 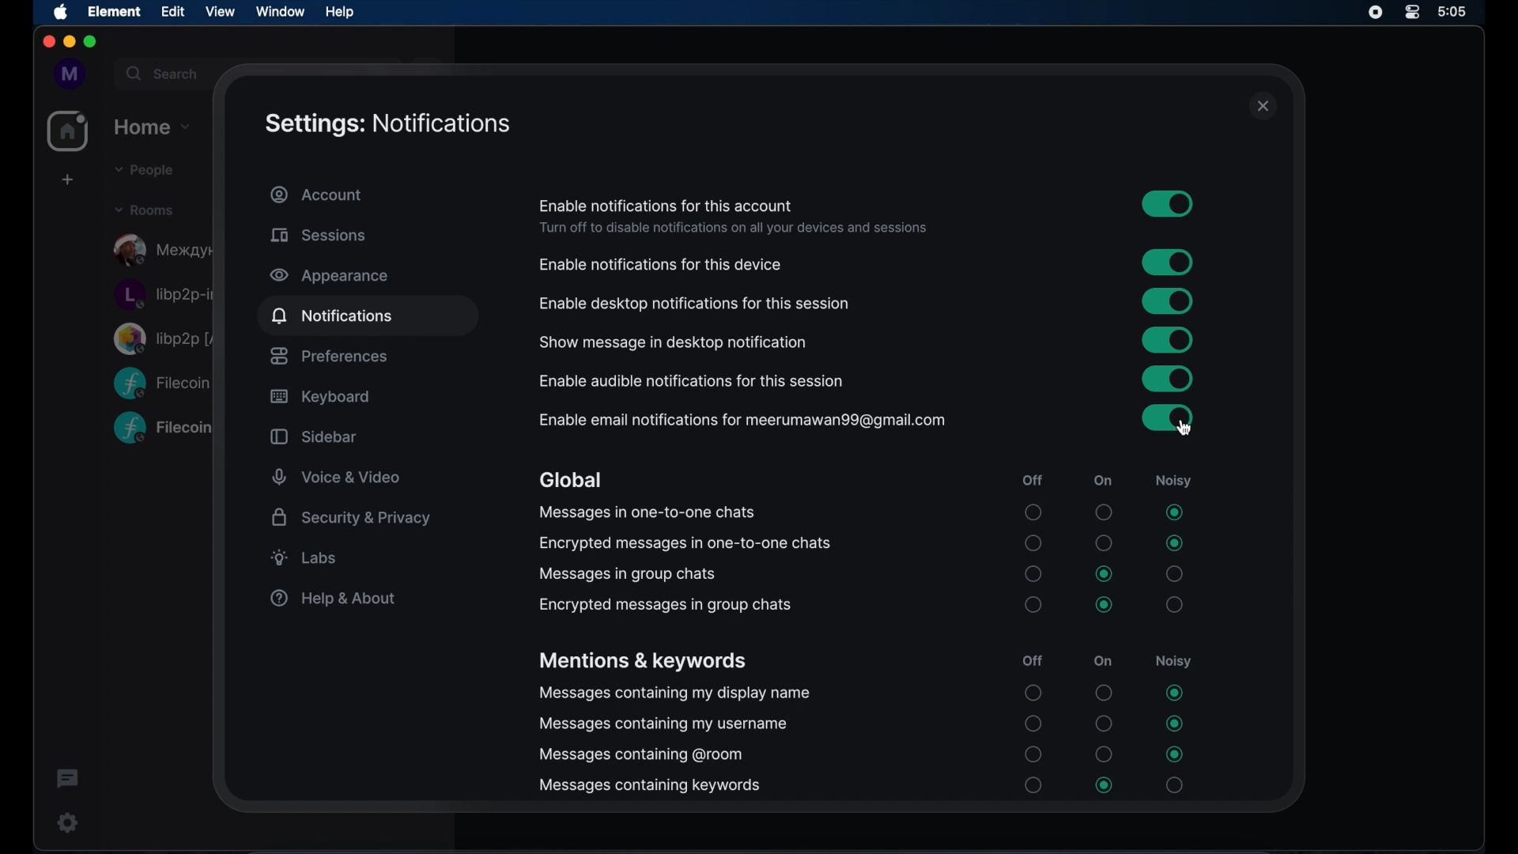 What do you see at coordinates (47, 42) in the screenshot?
I see `close` at bounding box center [47, 42].